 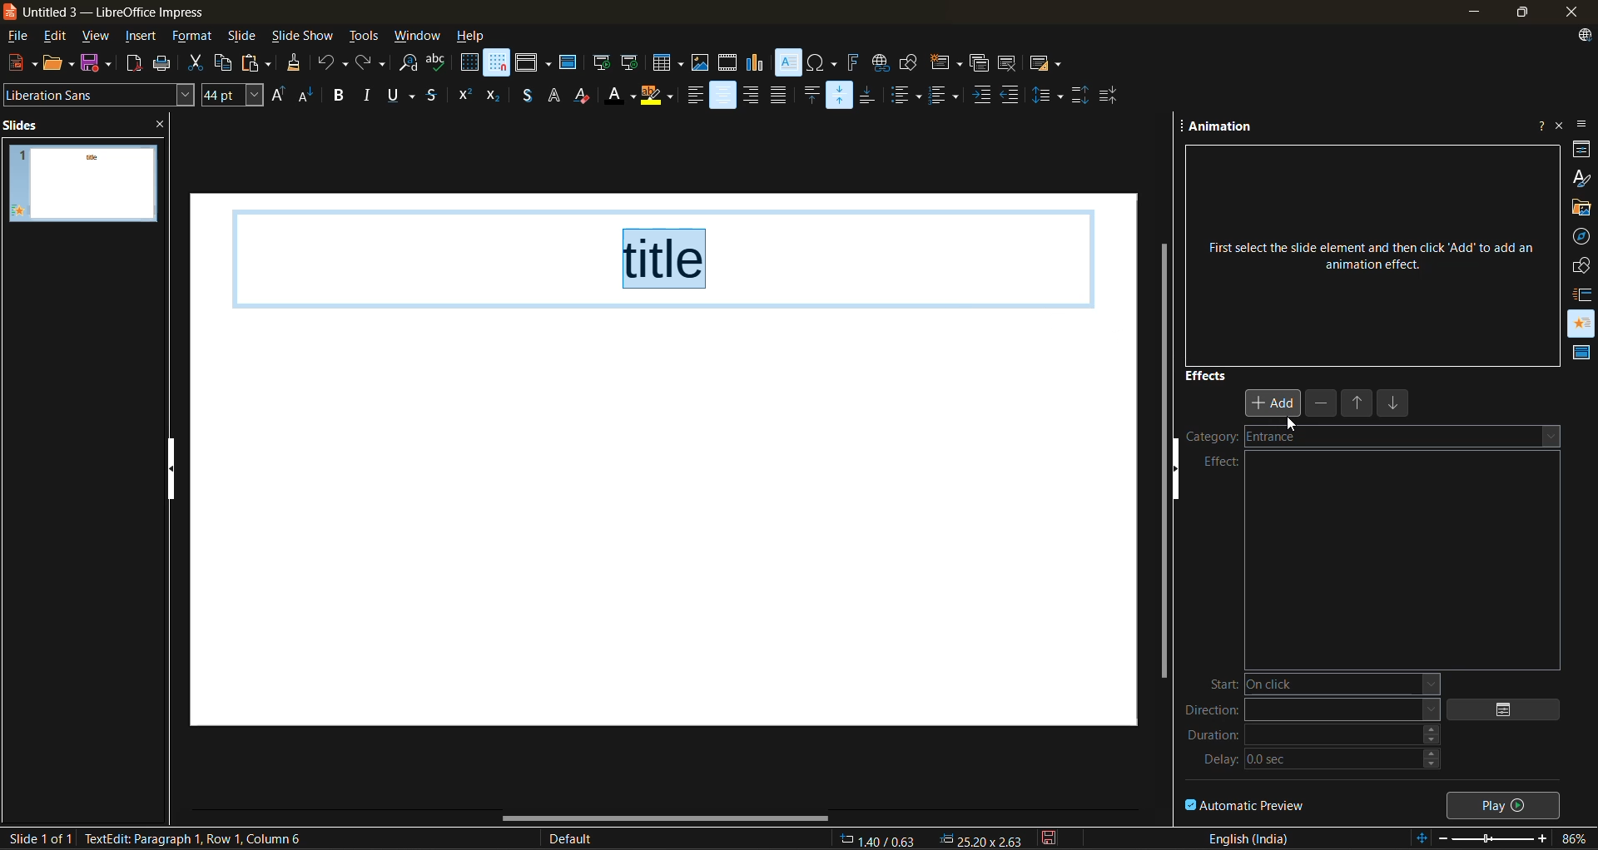 I want to click on align right, so click(x=752, y=96).